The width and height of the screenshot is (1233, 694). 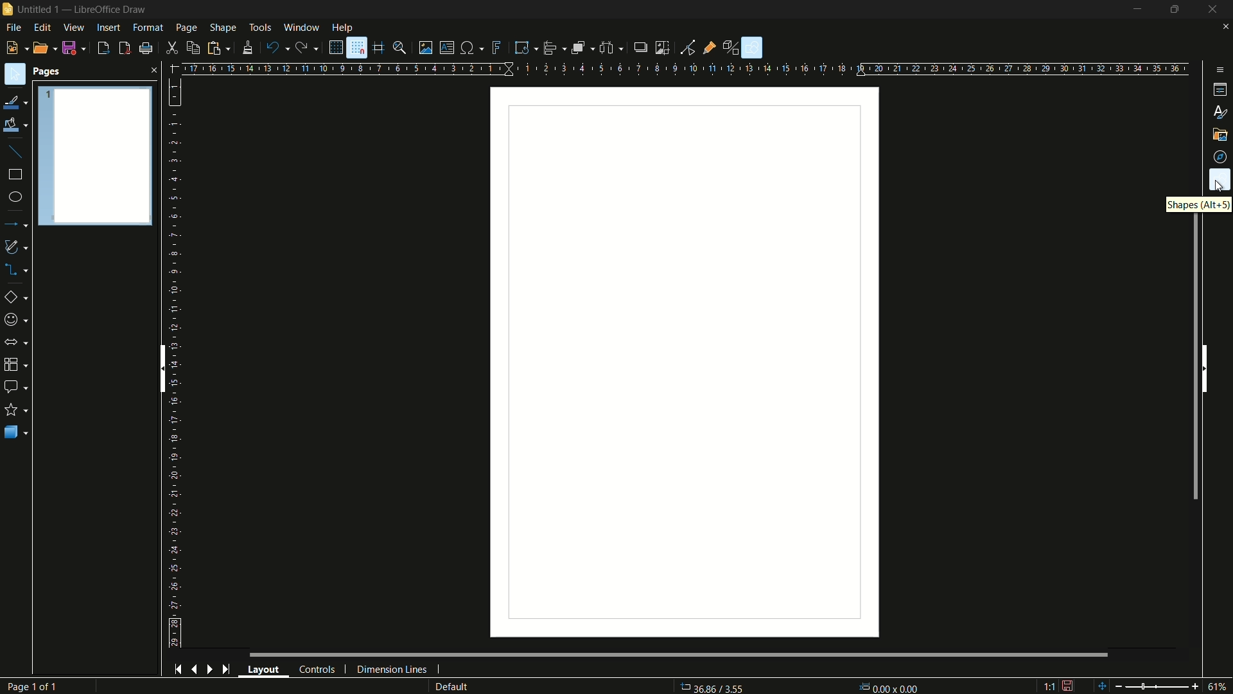 What do you see at coordinates (195, 671) in the screenshot?
I see `previous page` at bounding box center [195, 671].